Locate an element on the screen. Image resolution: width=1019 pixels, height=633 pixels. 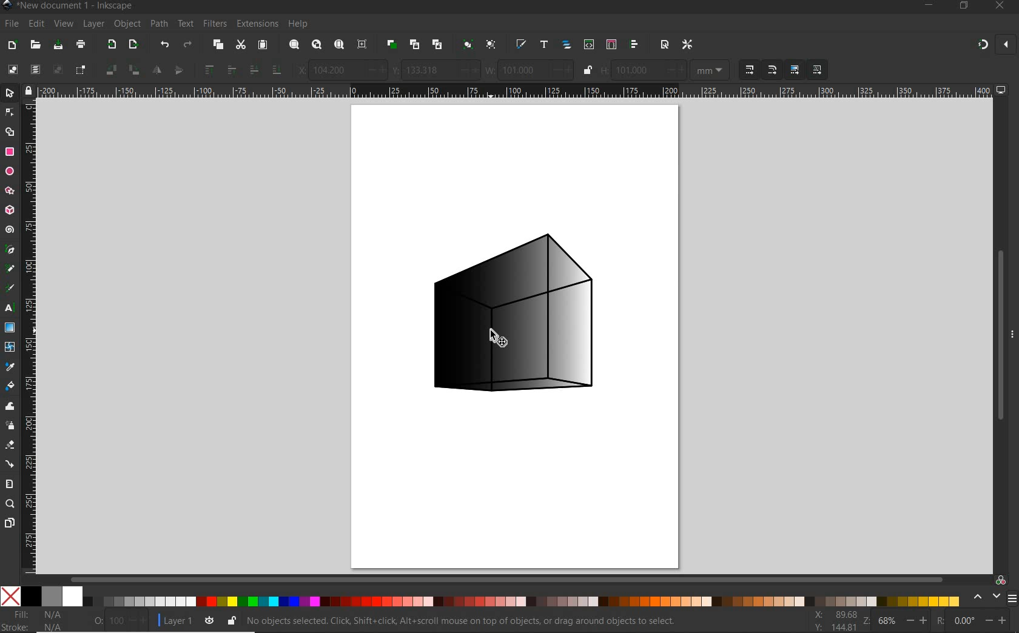
SELECT ALL IN ALL LAYERS is located at coordinates (35, 69).